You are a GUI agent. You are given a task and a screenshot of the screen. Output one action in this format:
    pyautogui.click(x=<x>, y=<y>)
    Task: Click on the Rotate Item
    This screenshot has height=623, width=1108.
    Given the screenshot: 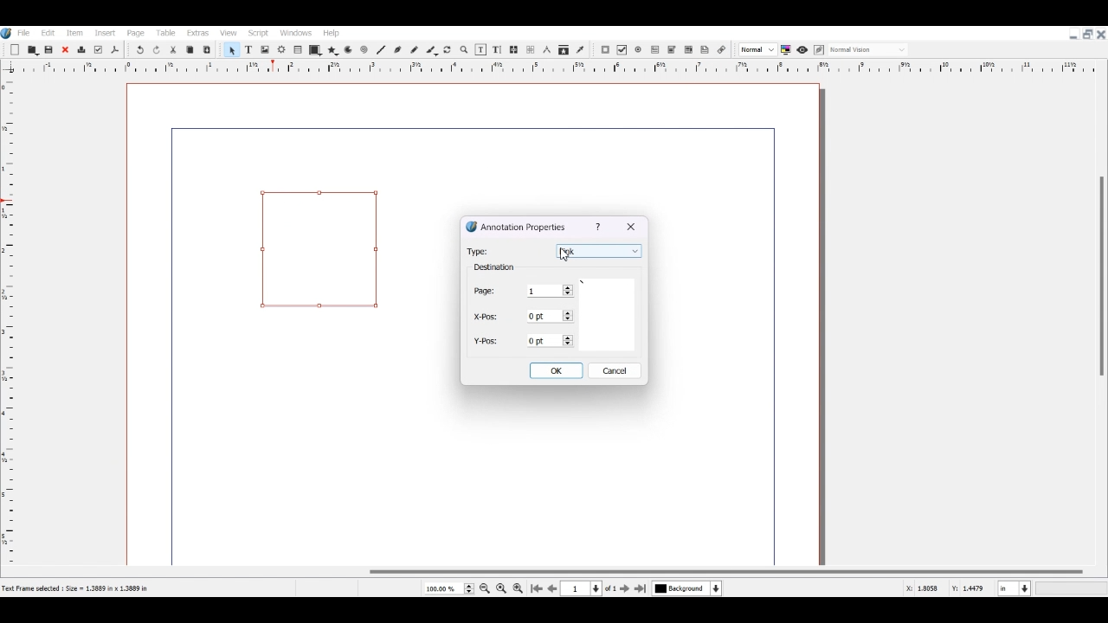 What is the action you would take?
    pyautogui.click(x=448, y=50)
    